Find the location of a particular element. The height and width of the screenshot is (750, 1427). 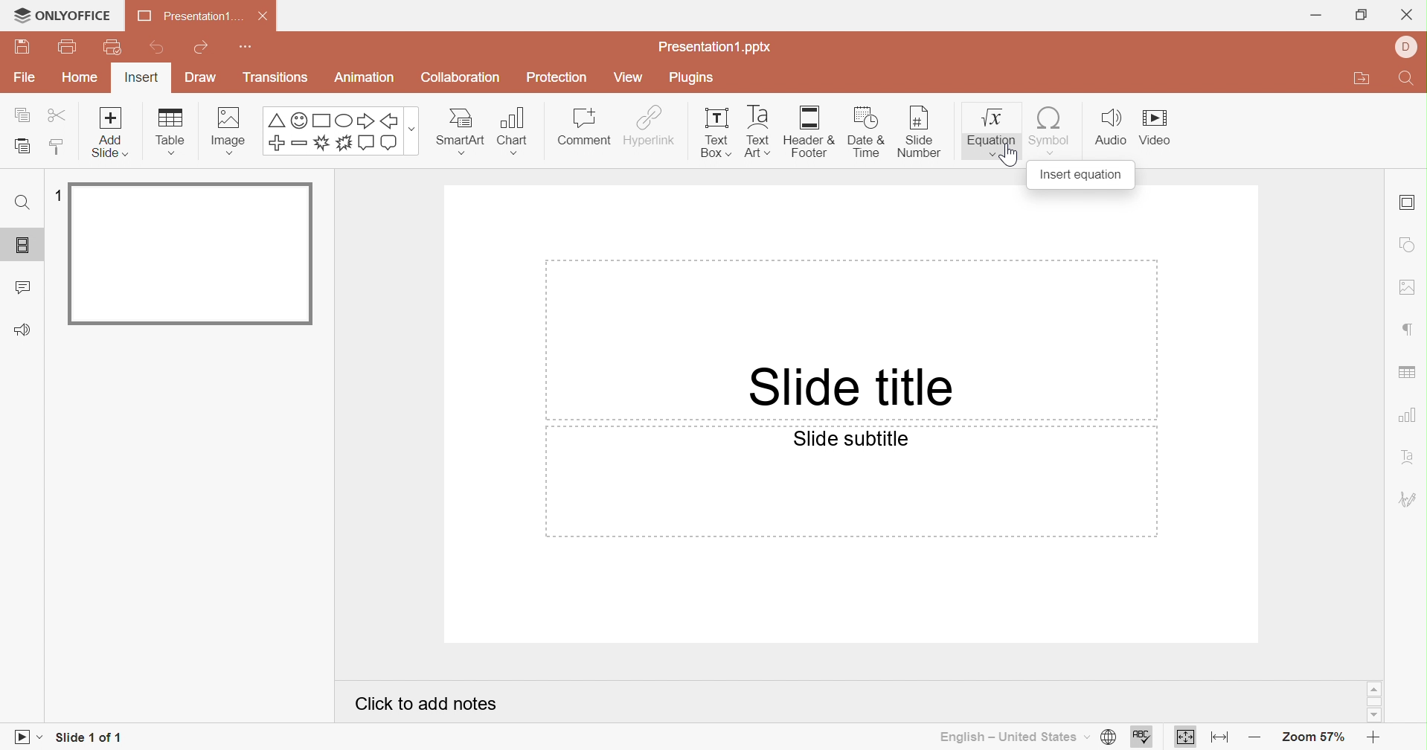

image settings is located at coordinates (1407, 286).